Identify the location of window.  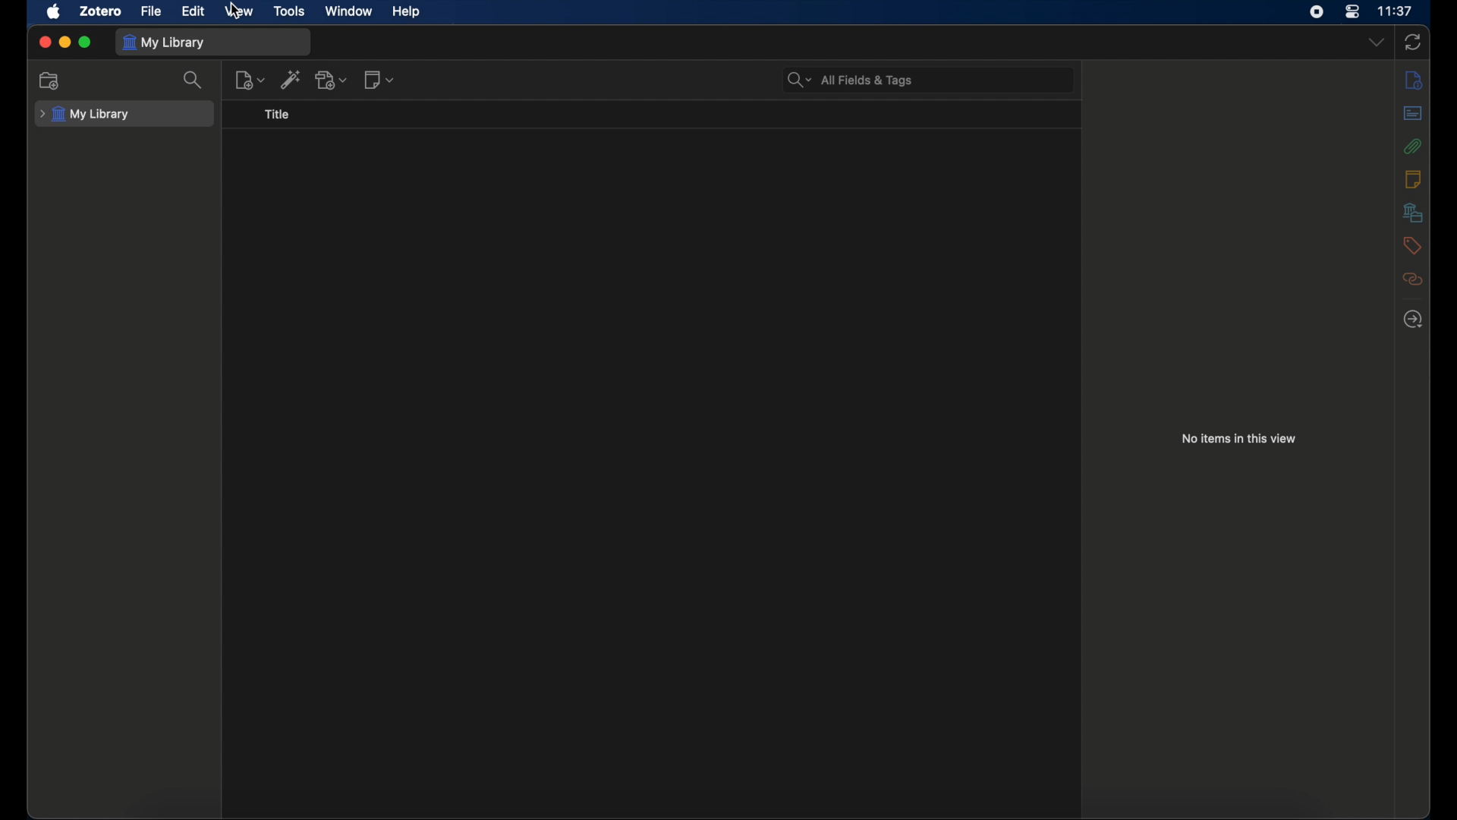
(349, 10).